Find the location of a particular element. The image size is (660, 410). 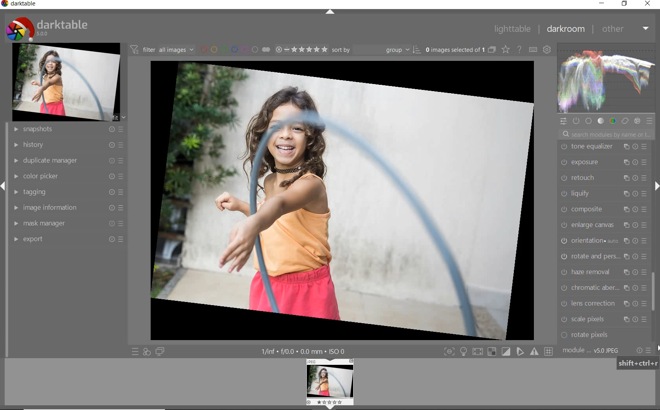

correct is located at coordinates (625, 122).